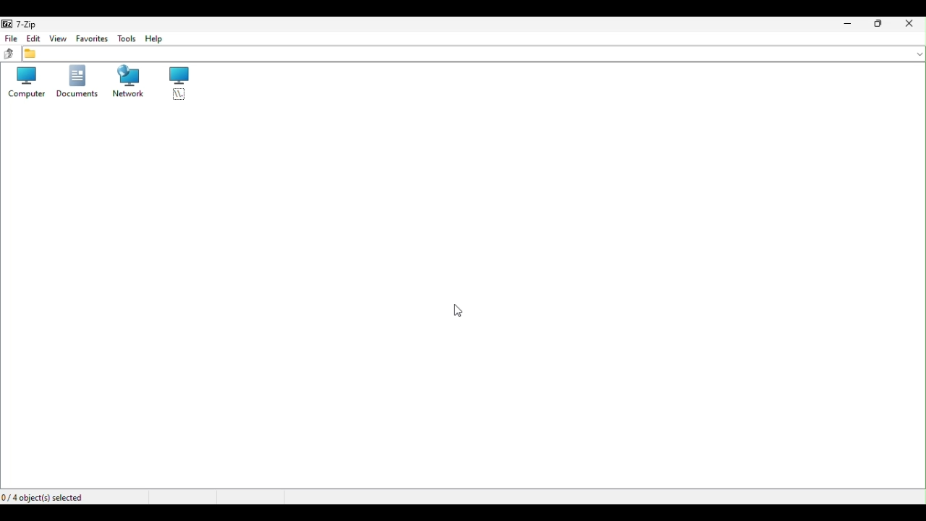 This screenshot has height=521, width=926. Describe the element at coordinates (22, 23) in the screenshot. I see `7 zip` at that location.